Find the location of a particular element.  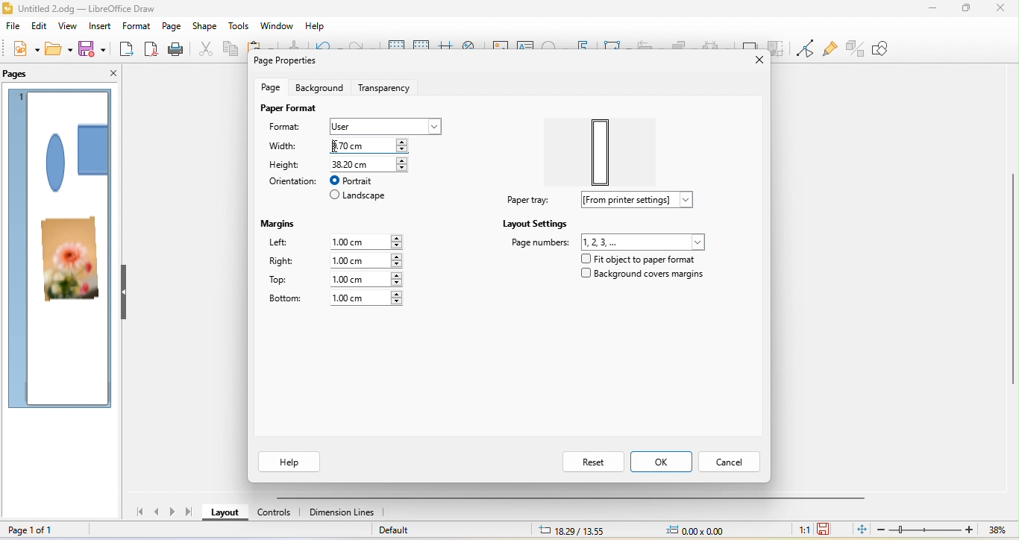

cut is located at coordinates (208, 51).